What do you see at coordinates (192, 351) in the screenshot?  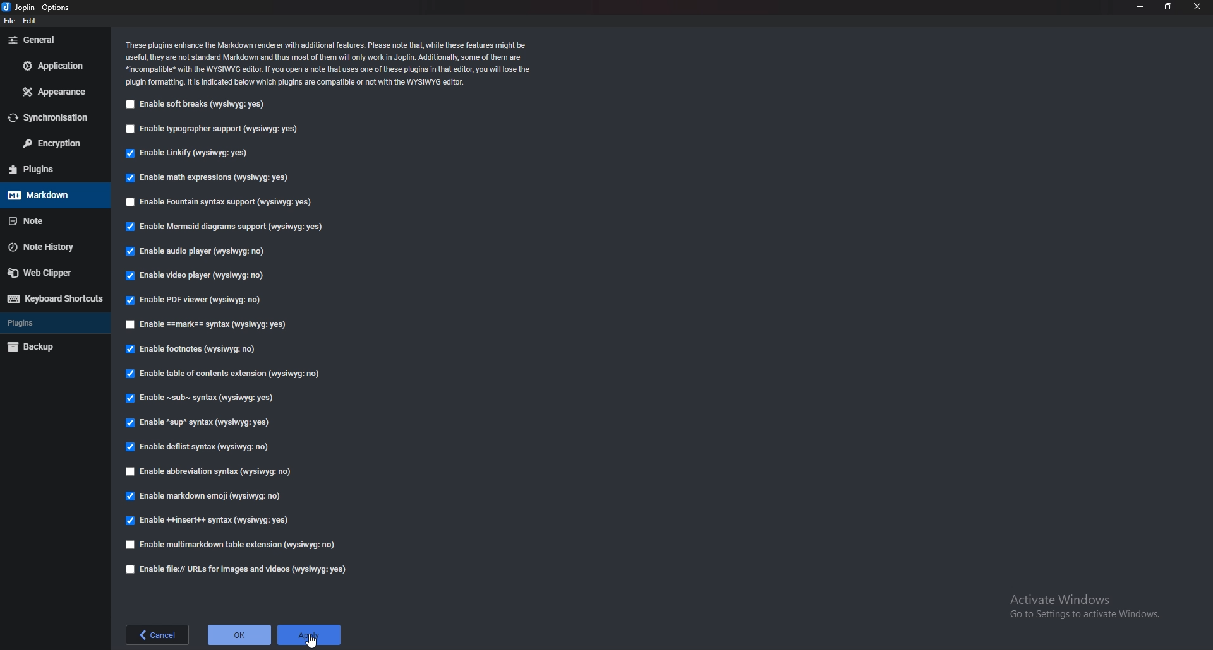 I see `Enable footnotes` at bounding box center [192, 351].